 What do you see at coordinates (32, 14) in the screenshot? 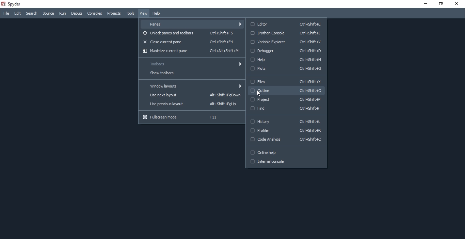
I see `search` at bounding box center [32, 14].